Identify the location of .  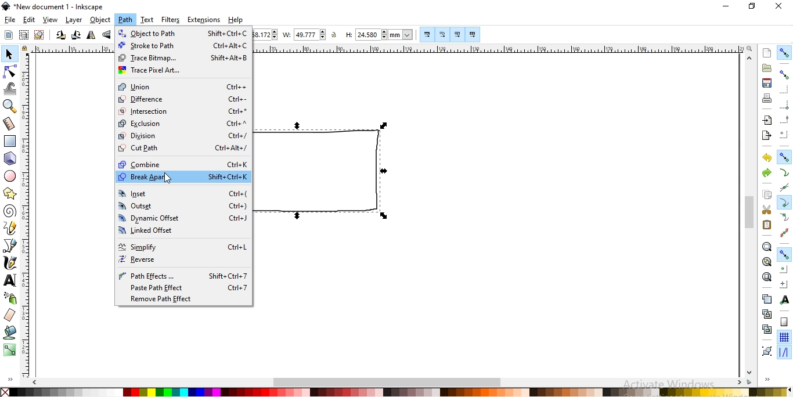
(785, 254).